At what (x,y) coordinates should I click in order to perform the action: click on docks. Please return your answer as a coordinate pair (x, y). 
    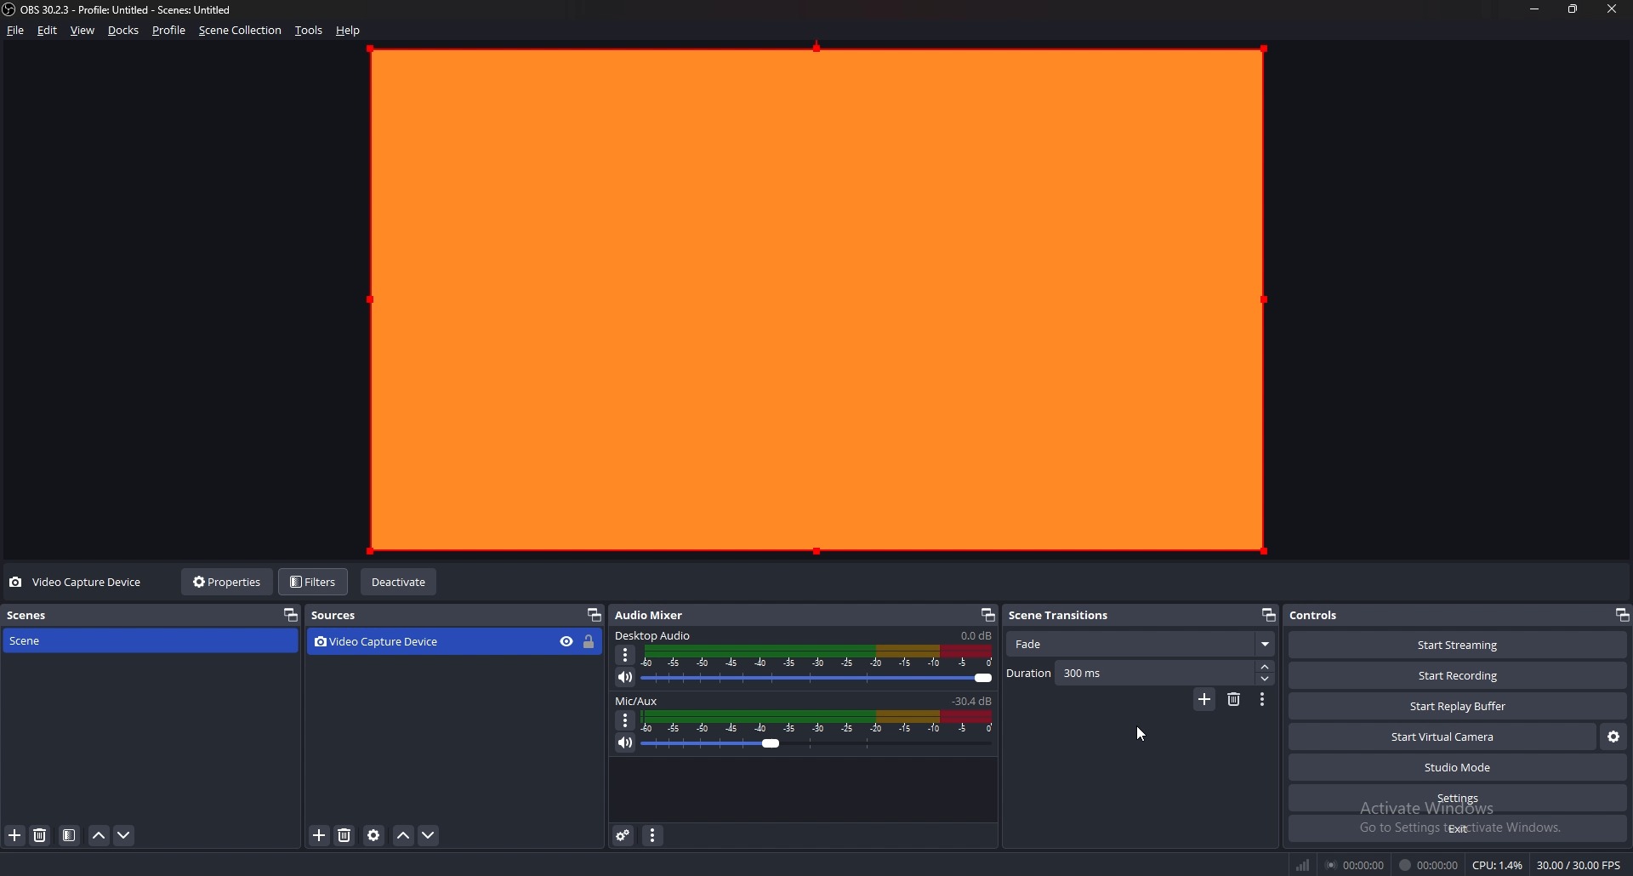
    Looking at the image, I should click on (124, 31).